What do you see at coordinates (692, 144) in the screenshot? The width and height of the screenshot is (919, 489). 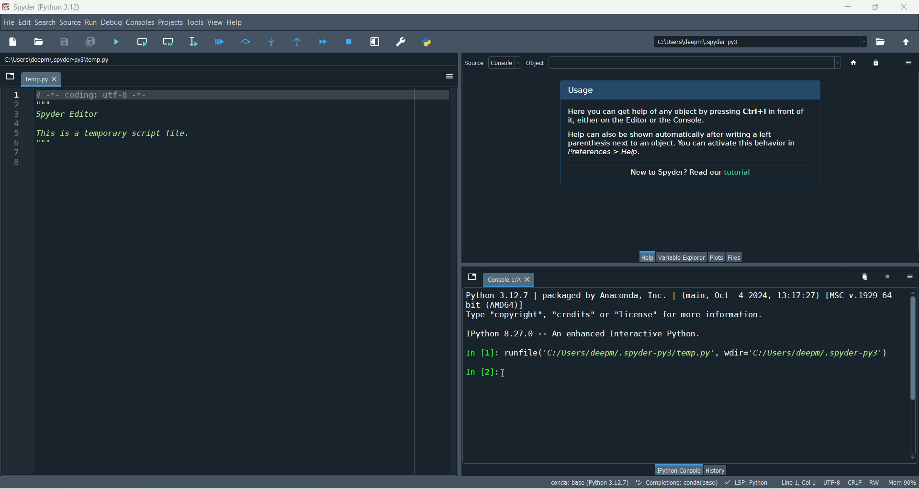 I see `spyder info` at bounding box center [692, 144].